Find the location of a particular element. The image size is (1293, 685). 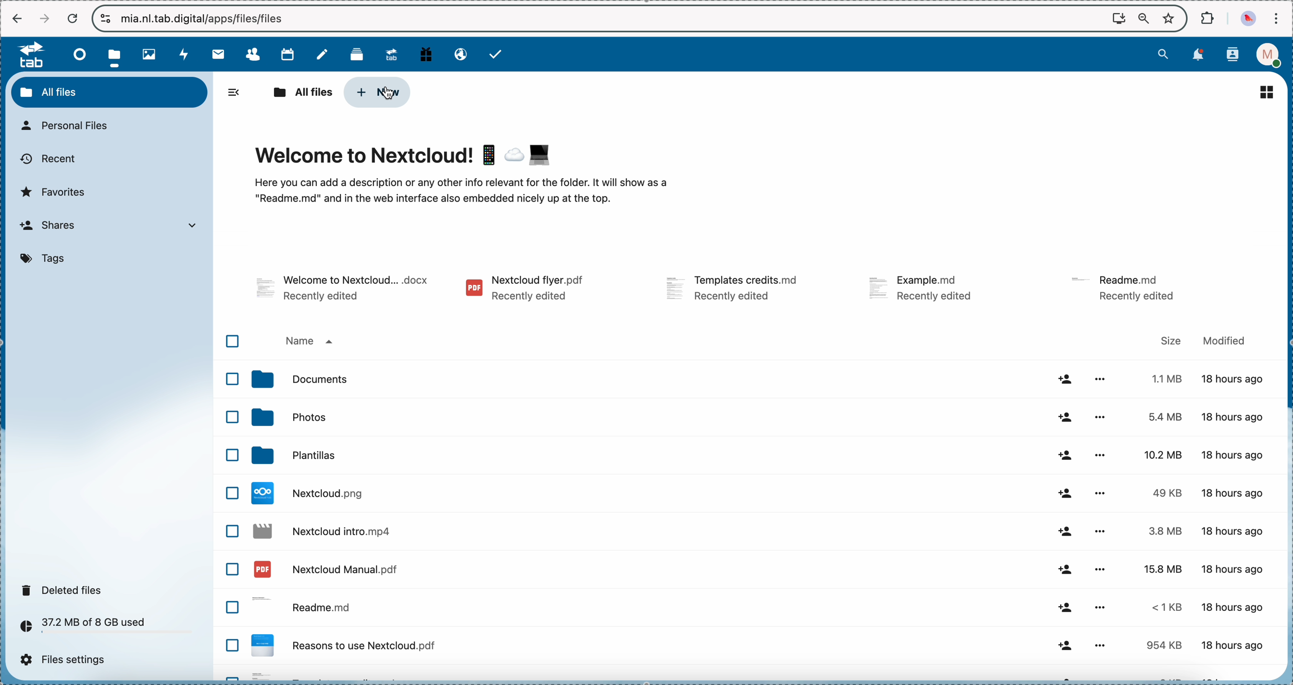

file is located at coordinates (643, 570).